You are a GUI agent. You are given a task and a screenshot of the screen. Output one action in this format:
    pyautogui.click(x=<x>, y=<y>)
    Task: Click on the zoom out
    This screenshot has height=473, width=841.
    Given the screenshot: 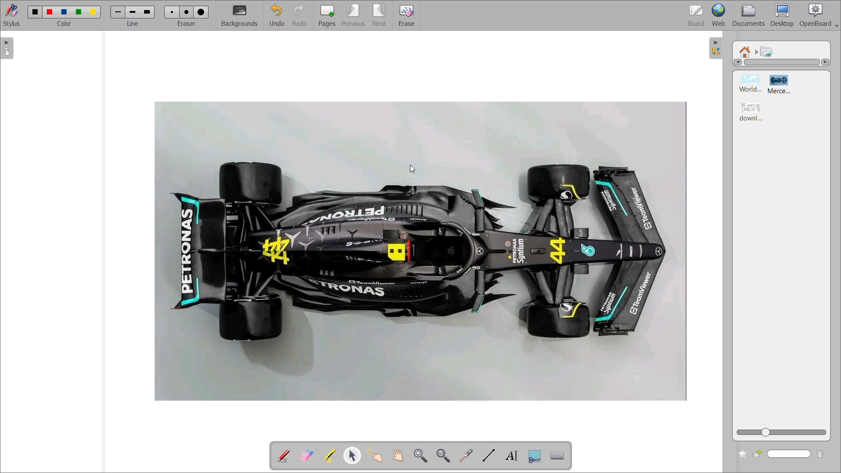 What is the action you would take?
    pyautogui.click(x=444, y=456)
    